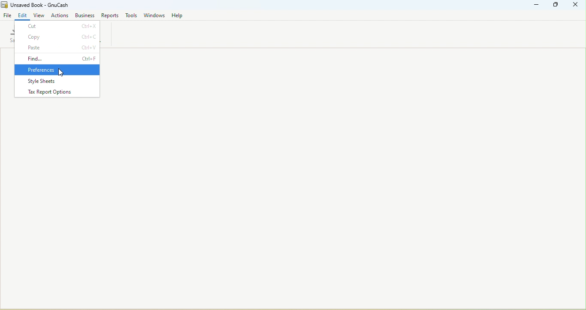 This screenshot has height=310, width=586. I want to click on Tax report options, so click(57, 91).